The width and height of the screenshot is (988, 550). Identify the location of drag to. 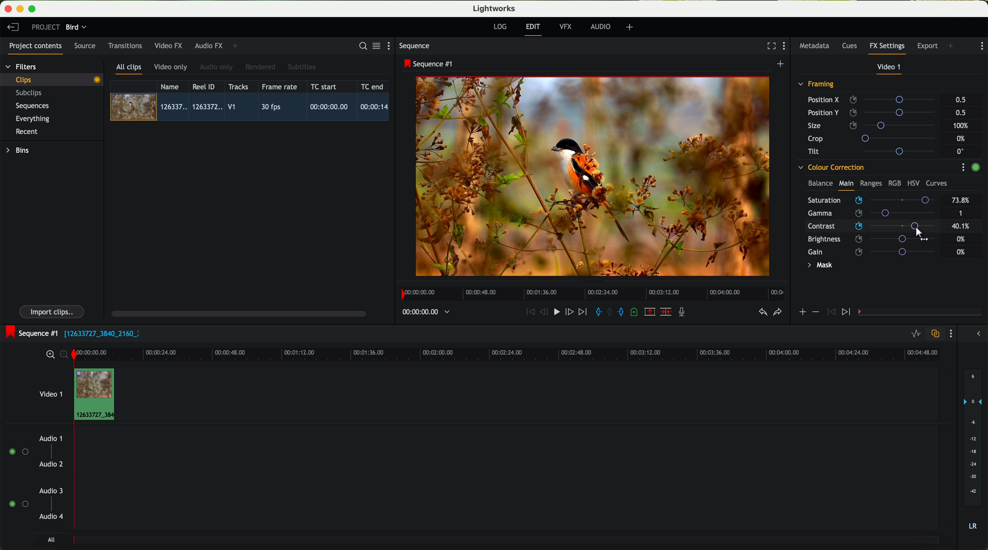
(918, 230).